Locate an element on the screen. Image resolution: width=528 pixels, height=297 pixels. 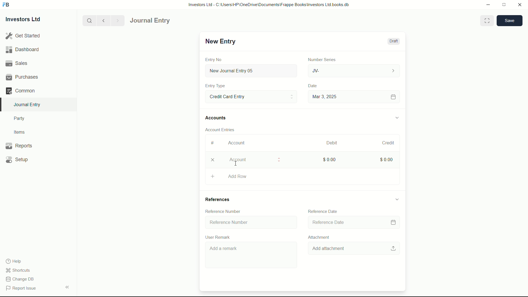
Number Series is located at coordinates (320, 59).